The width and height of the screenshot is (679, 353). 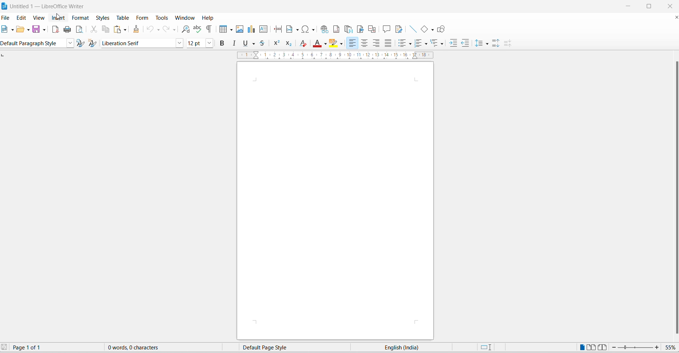 What do you see at coordinates (488, 44) in the screenshot?
I see `line spacing options` at bounding box center [488, 44].